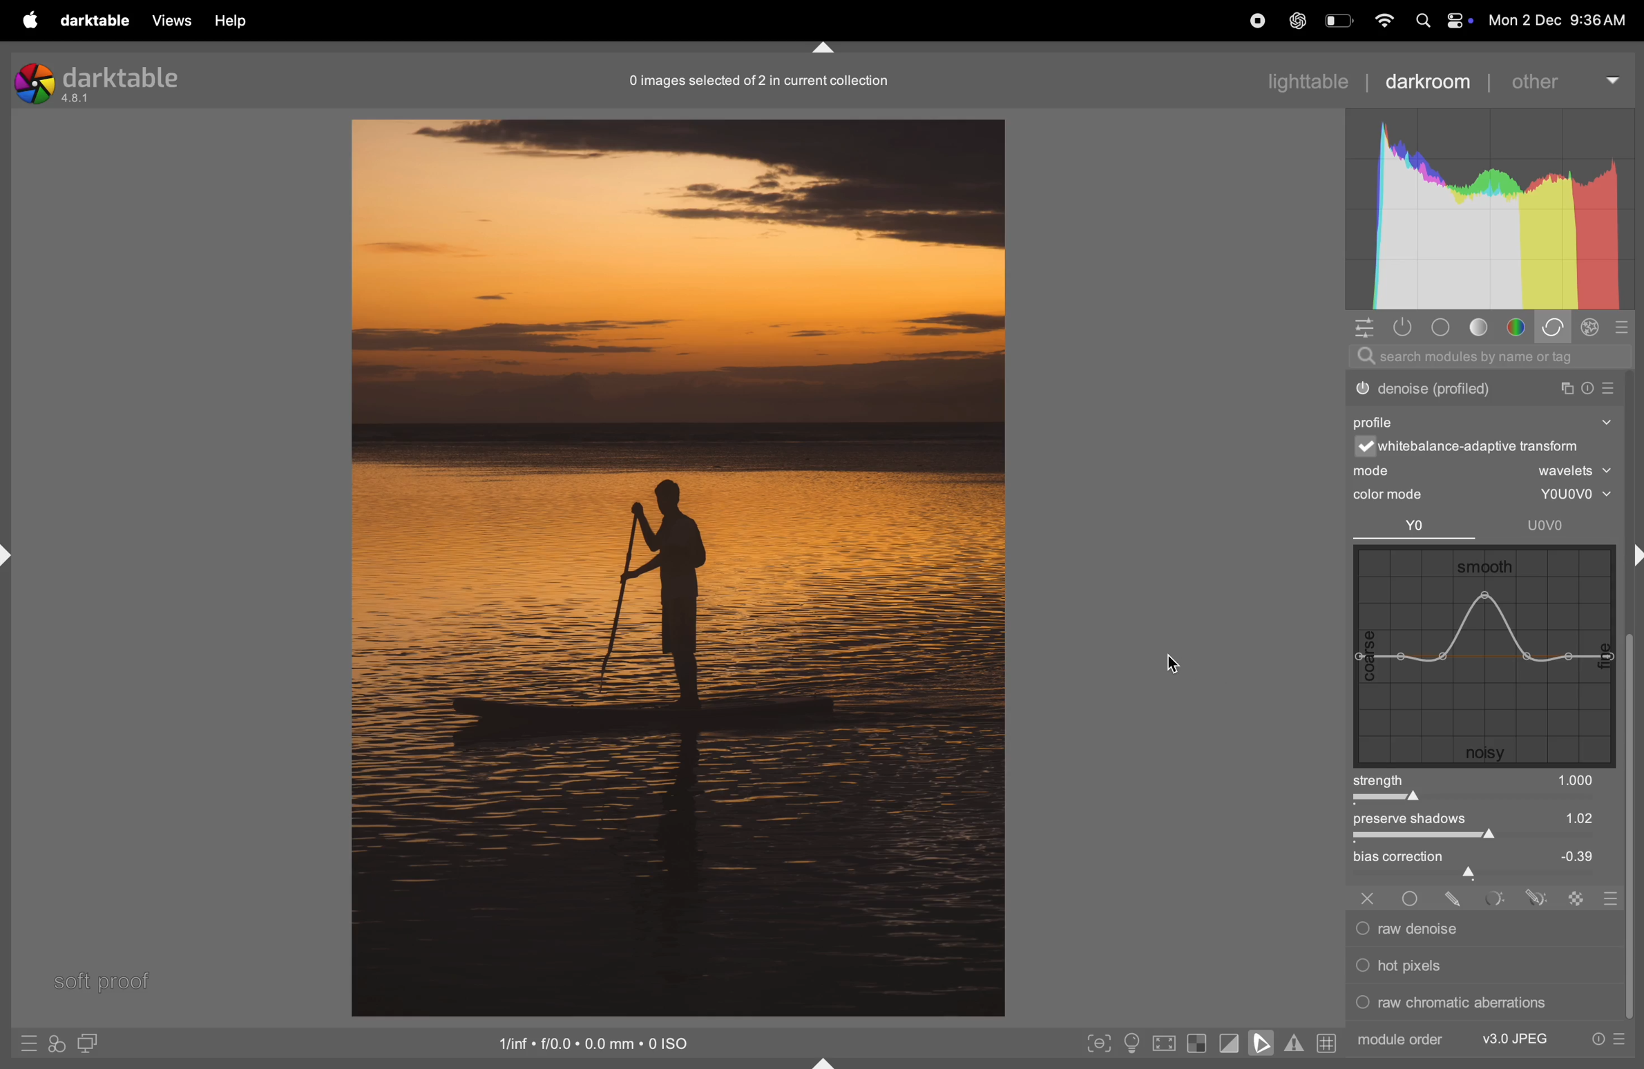 Image resolution: width=1644 pixels, height=1069 pixels. Describe the element at coordinates (1492, 448) in the screenshot. I see `white balance transform` at that location.